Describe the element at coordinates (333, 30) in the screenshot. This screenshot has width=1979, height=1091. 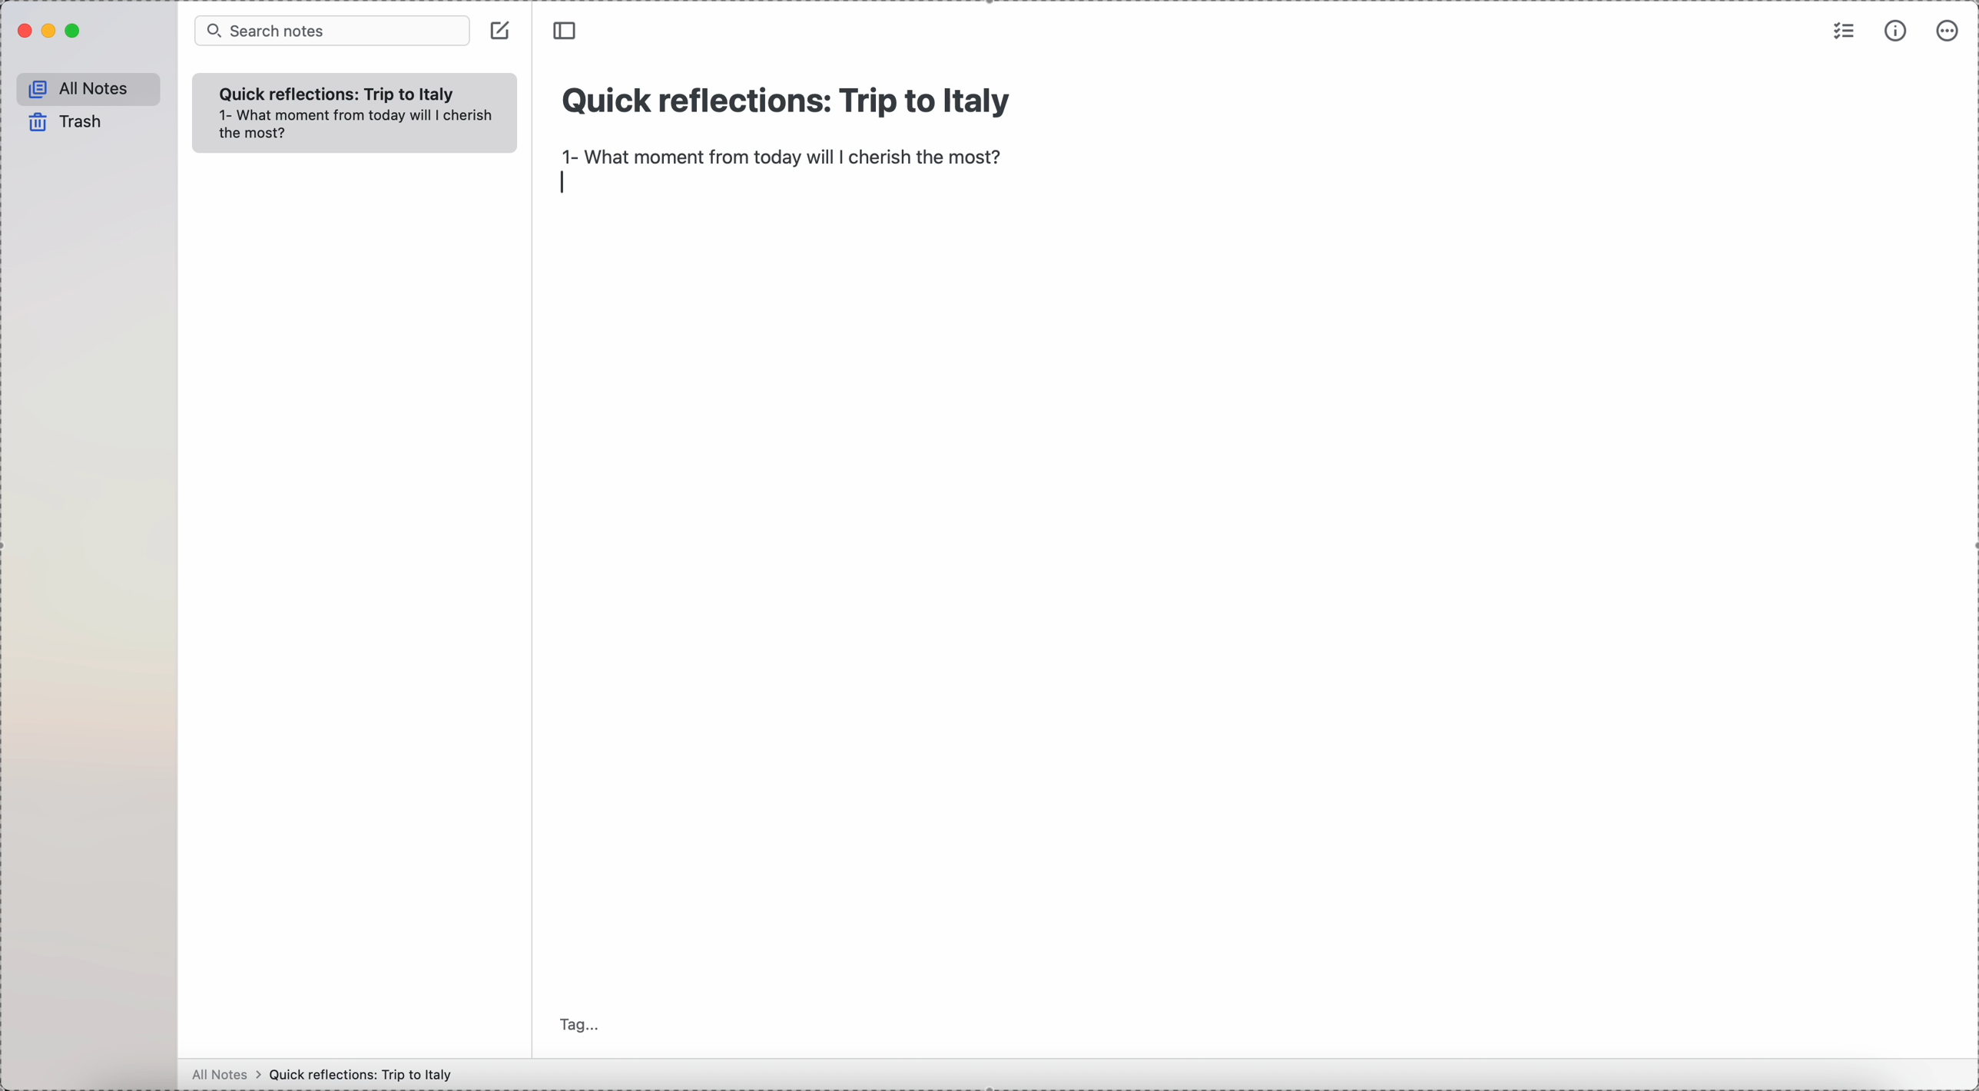
I see `search bar` at that location.